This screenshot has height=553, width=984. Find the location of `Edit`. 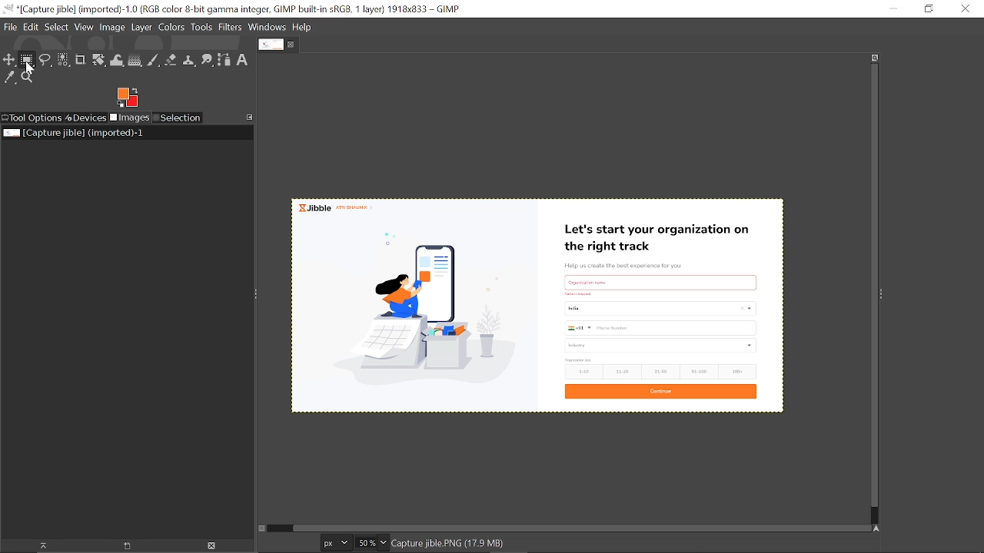

Edit is located at coordinates (31, 26).